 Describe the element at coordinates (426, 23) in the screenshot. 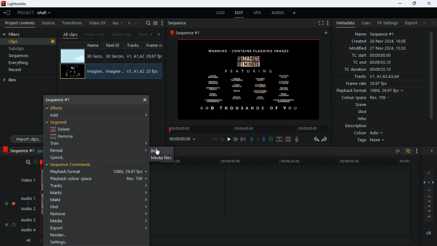

I see `add` at that location.